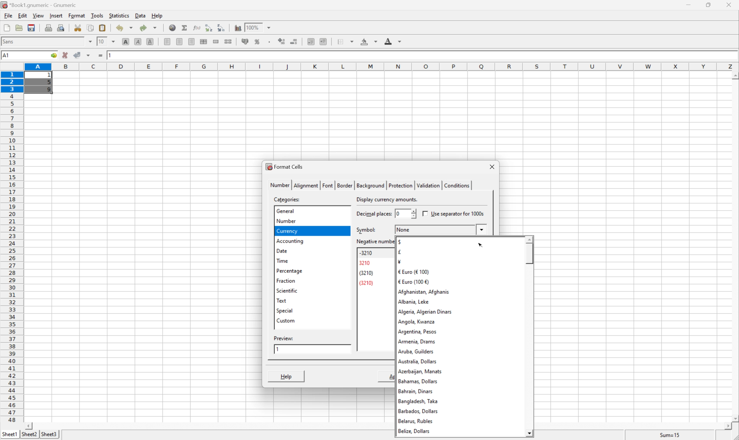 This screenshot has height=440, width=739. I want to click on 1, so click(111, 54).